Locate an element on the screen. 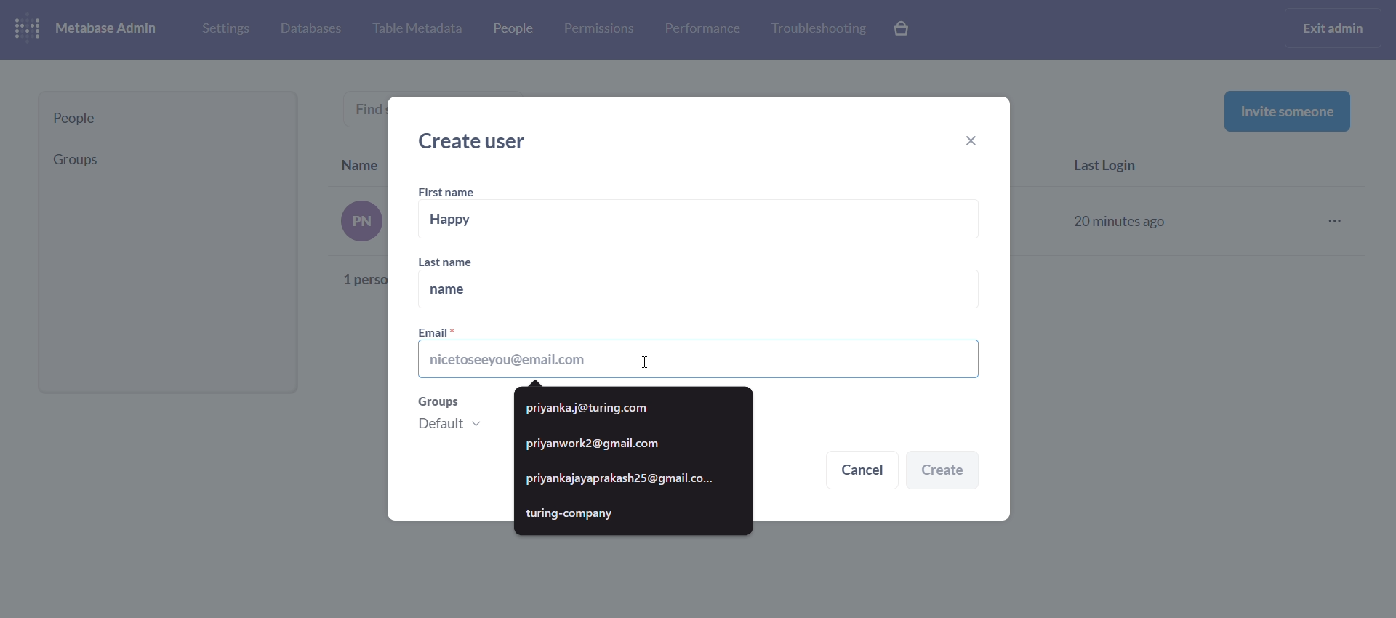 This screenshot has width=1396, height=618. explore paid features is located at coordinates (903, 30).